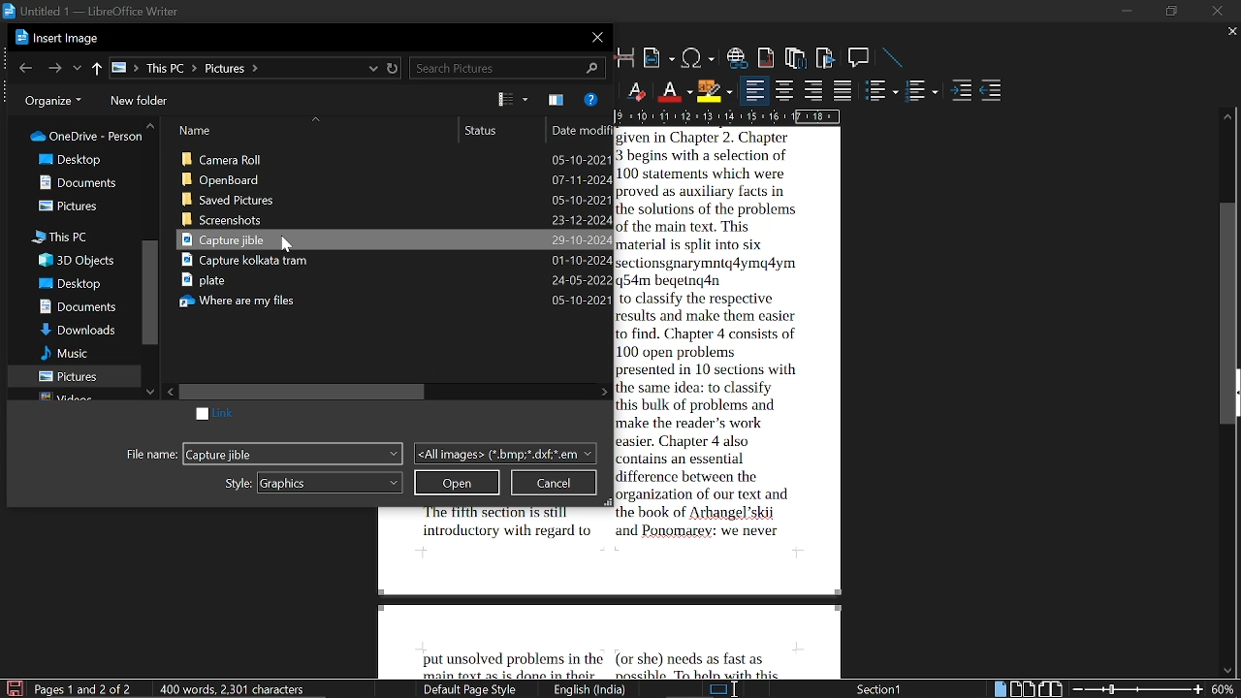 This screenshot has width=1241, height=698. What do you see at coordinates (23, 68) in the screenshot?
I see `previous` at bounding box center [23, 68].